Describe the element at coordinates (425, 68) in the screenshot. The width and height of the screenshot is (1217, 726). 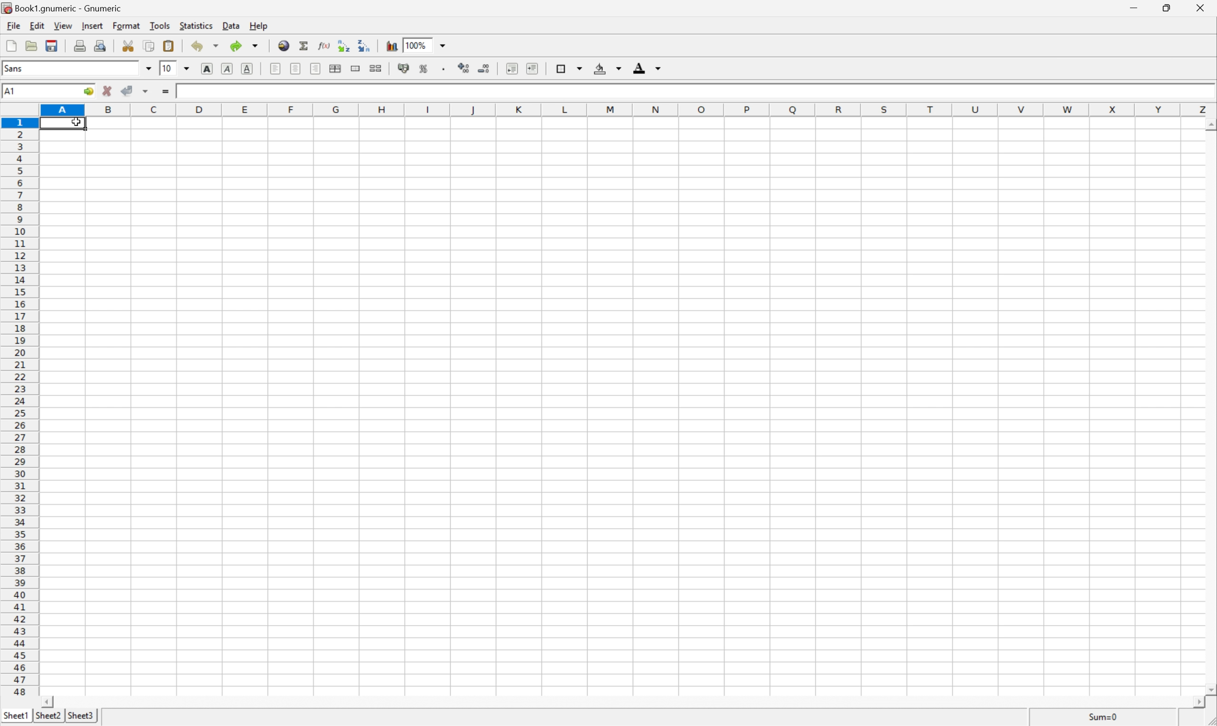
I see `format selection as percentage` at that location.